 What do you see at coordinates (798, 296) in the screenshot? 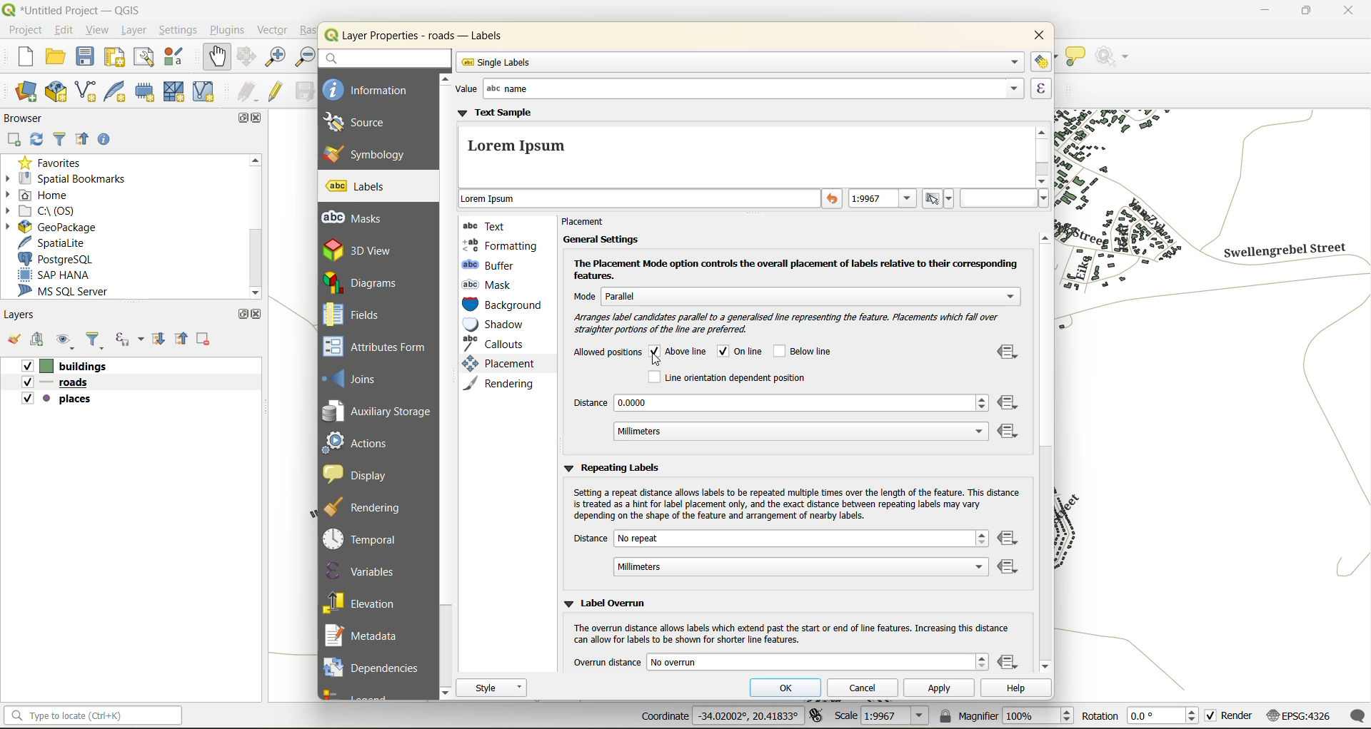
I see `mode` at bounding box center [798, 296].